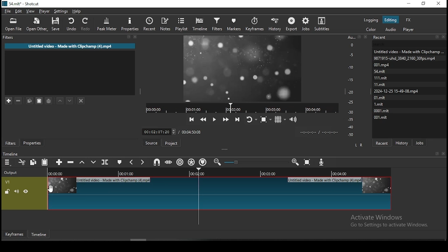 Image resolution: width=448 pixels, height=252 pixels. I want to click on Recent, so click(409, 37).